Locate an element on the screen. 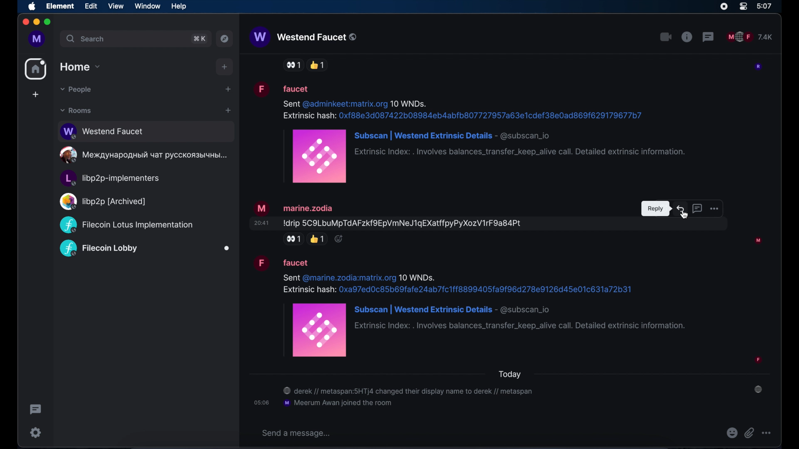 This screenshot has height=449, width=799. profile is located at coordinates (36, 39).